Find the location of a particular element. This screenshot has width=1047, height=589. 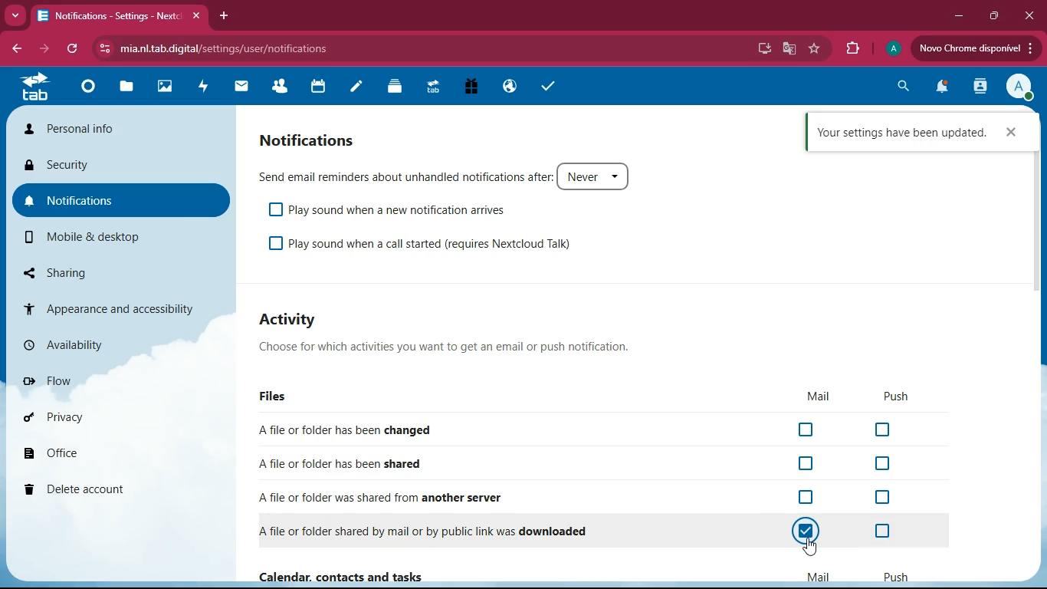

activity is located at coordinates (980, 86).